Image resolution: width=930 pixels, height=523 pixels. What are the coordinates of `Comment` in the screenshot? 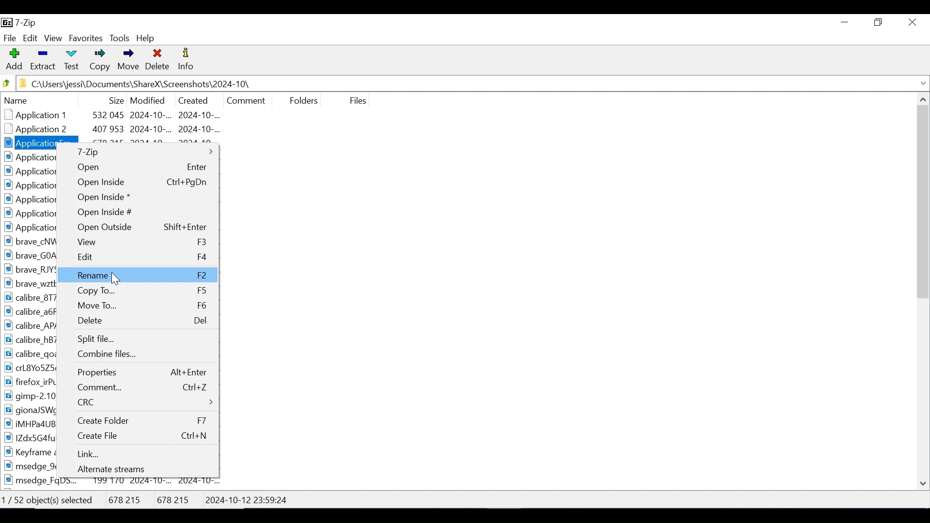 It's located at (138, 387).